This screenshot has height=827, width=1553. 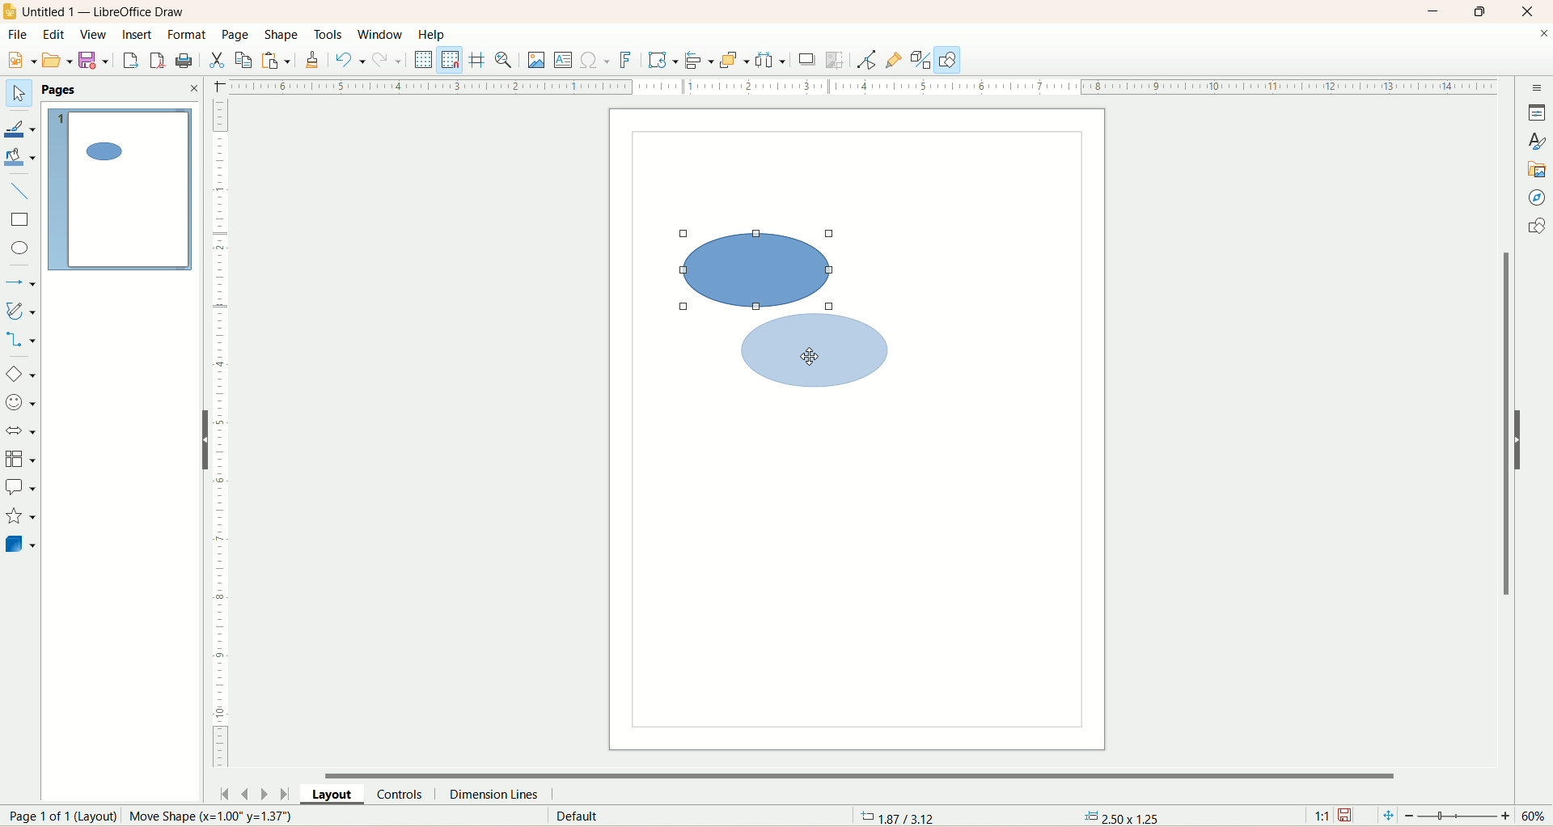 I want to click on zoom factor, so click(x=1459, y=815).